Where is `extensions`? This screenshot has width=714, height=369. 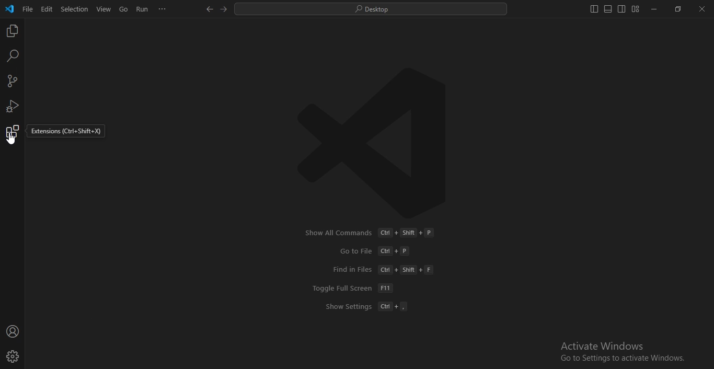
extensions is located at coordinates (13, 134).